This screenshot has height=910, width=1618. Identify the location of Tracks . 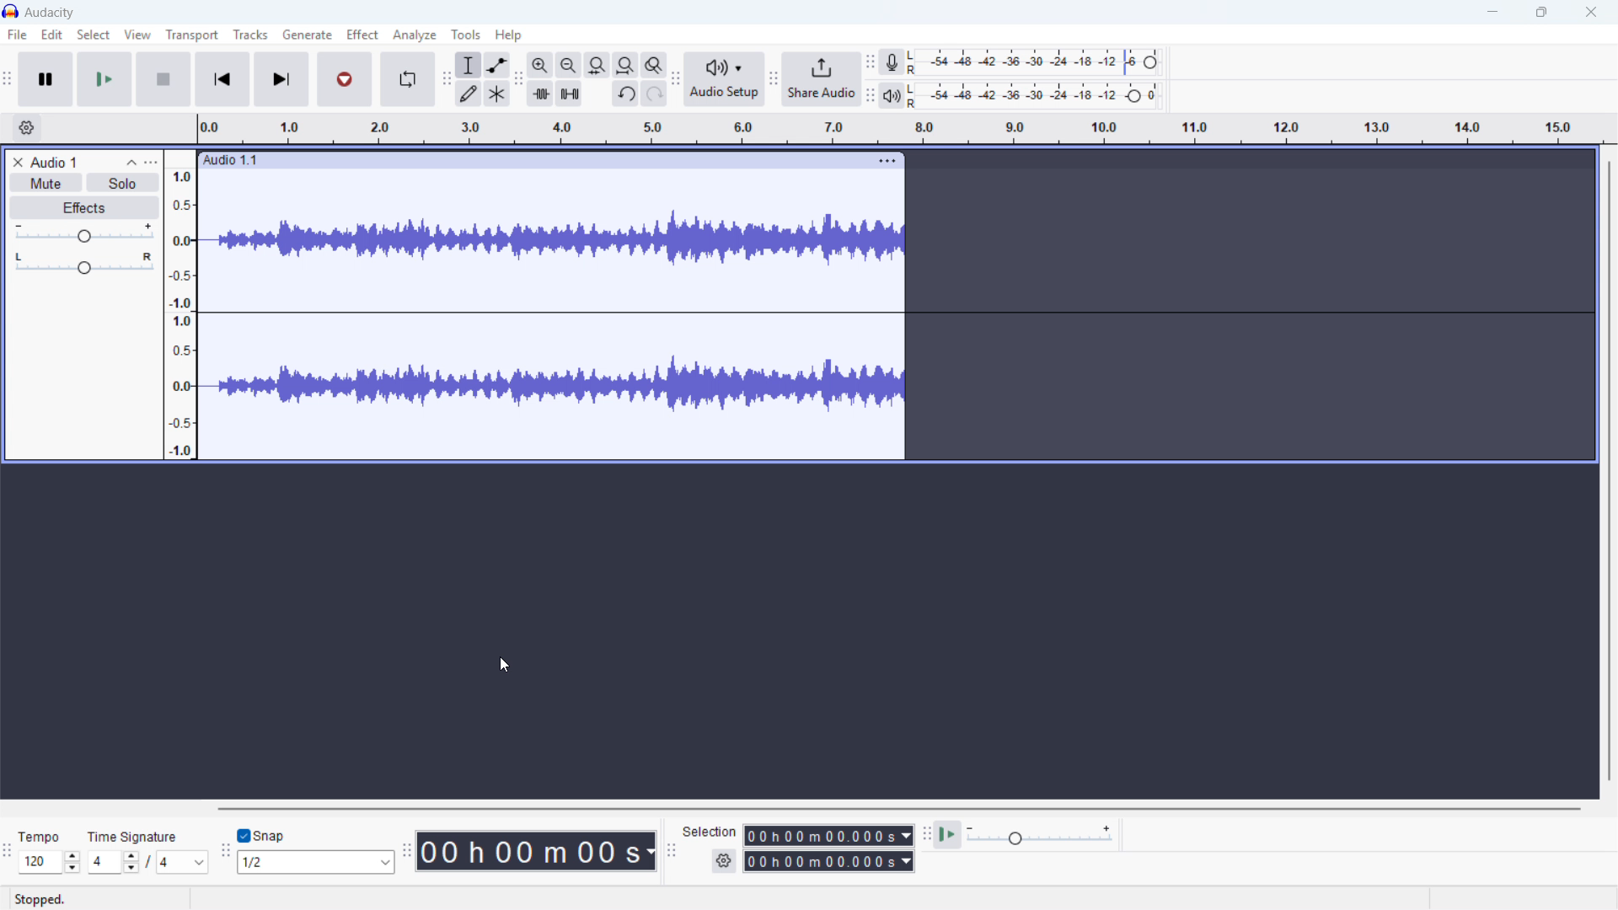
(252, 34).